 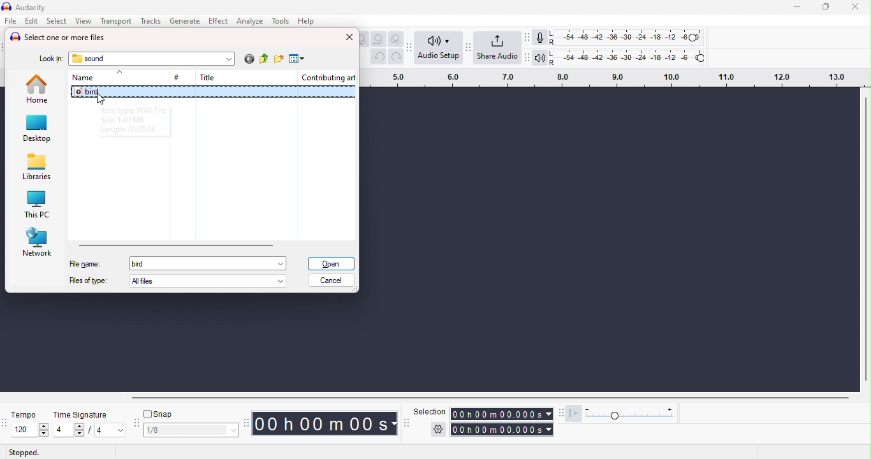 I want to click on analyze, so click(x=249, y=20).